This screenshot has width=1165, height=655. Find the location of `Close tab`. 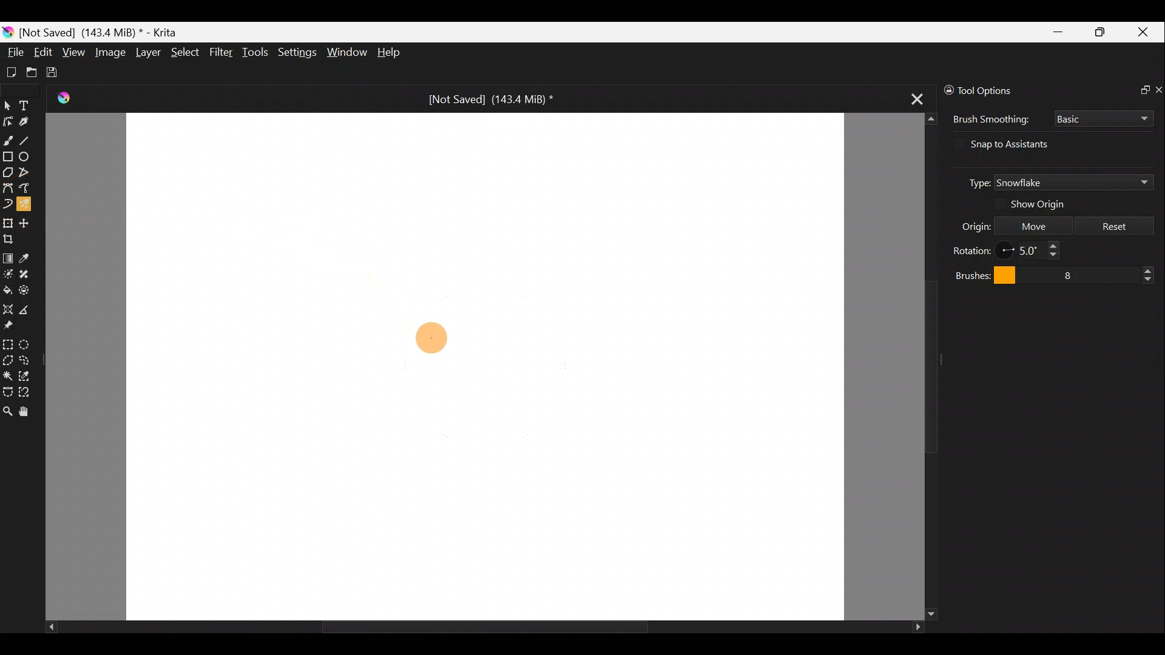

Close tab is located at coordinates (917, 95).